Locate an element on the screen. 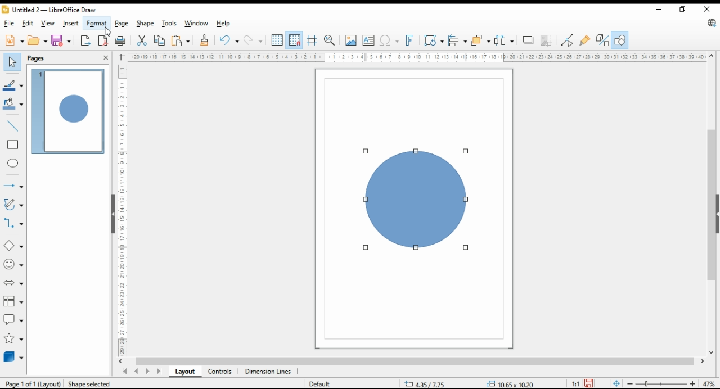  select at least three objects to distribute is located at coordinates (503, 40).